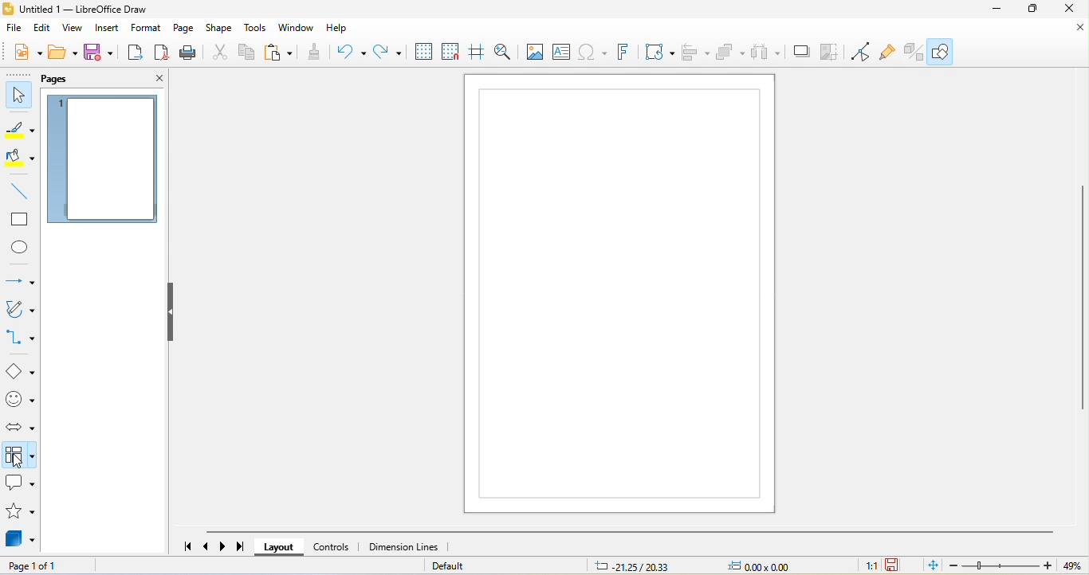 The height and width of the screenshot is (575, 1089). Describe the element at coordinates (894, 565) in the screenshot. I see `the document has been modified.click to save the document` at that location.